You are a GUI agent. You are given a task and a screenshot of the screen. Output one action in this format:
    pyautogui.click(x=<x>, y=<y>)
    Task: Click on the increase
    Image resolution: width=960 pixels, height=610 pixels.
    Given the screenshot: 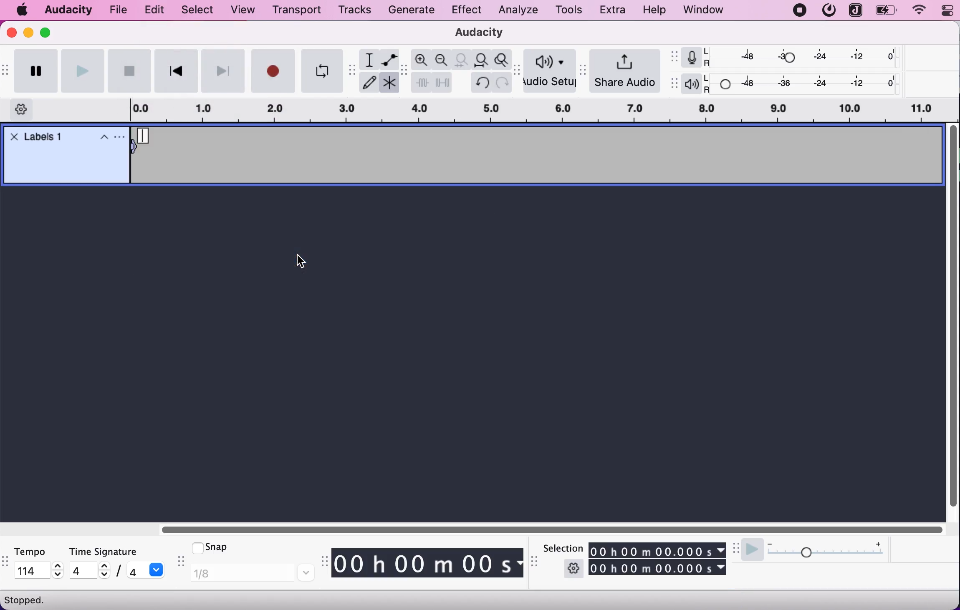 What is the action you would take?
    pyautogui.click(x=878, y=542)
    